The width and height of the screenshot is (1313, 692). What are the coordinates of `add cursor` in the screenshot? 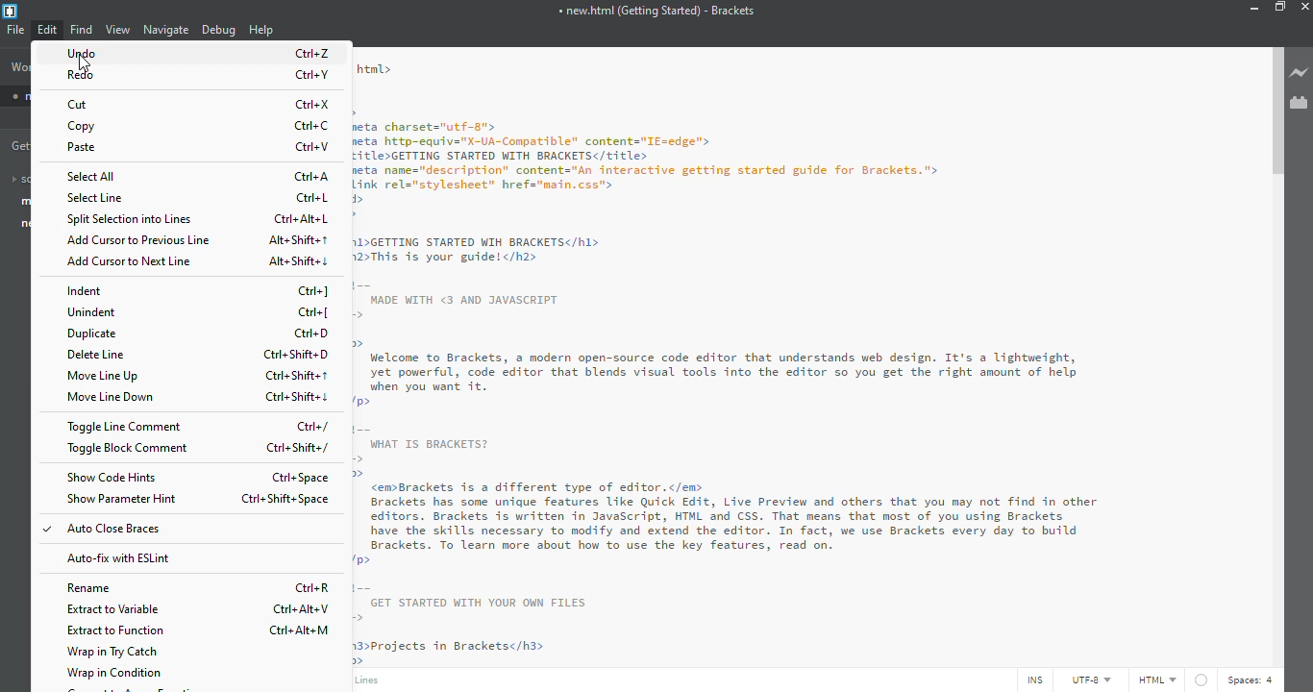 It's located at (142, 240).